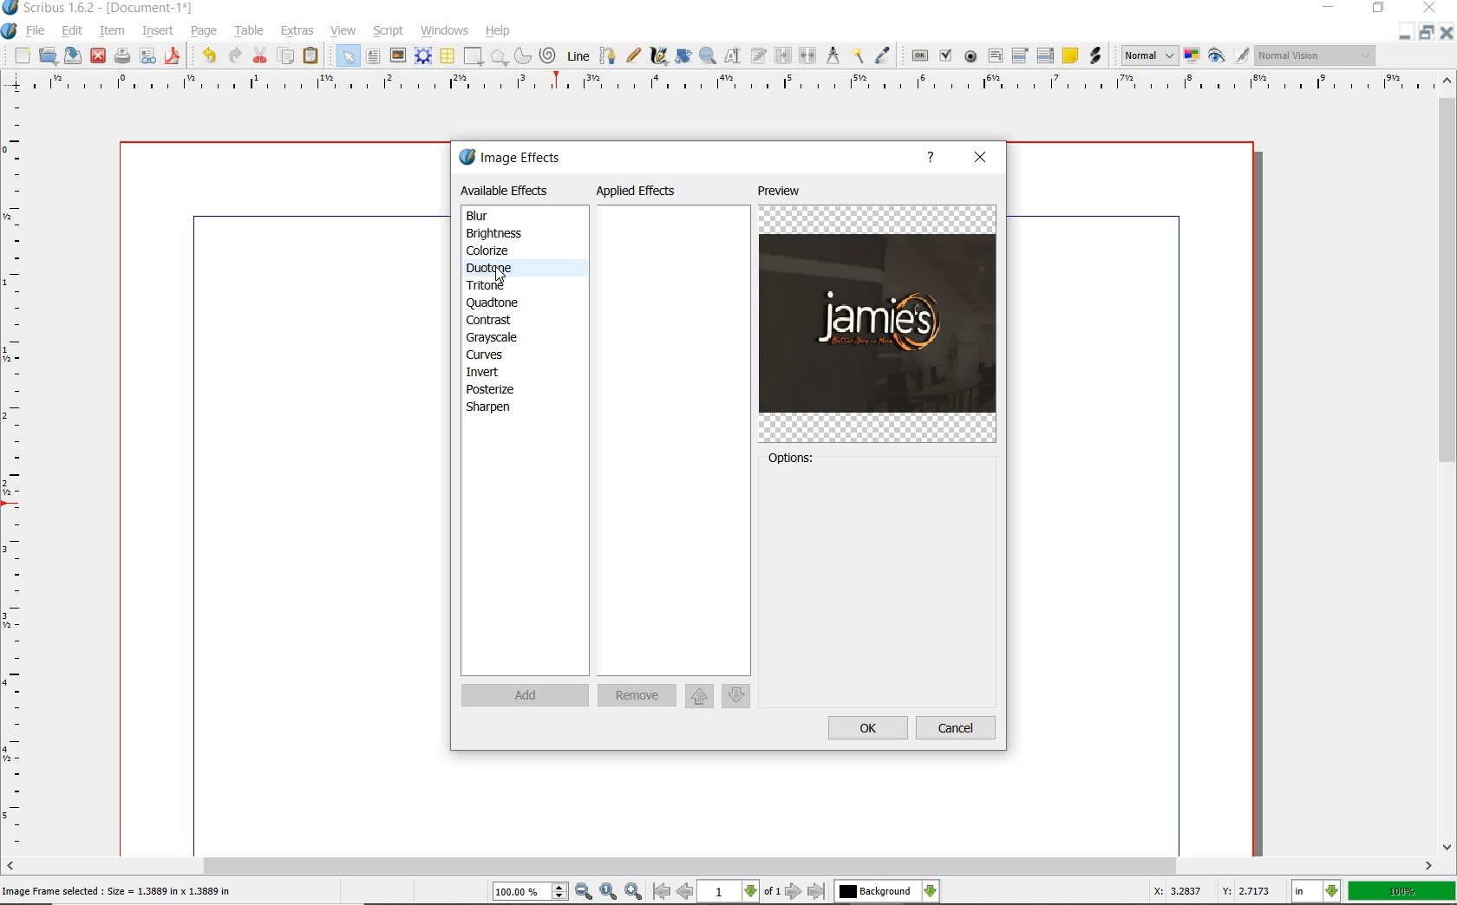  Describe the element at coordinates (259, 56) in the screenshot. I see `CUT` at that location.